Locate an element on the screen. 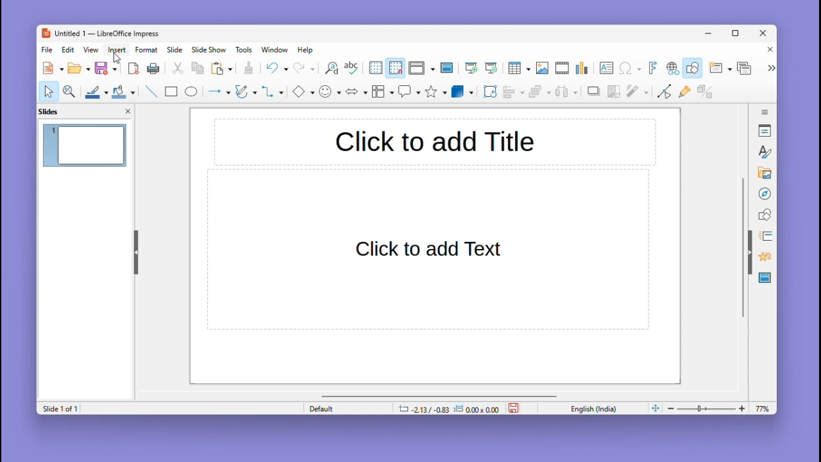 This screenshot has width=821, height=462. Styles is located at coordinates (766, 151).